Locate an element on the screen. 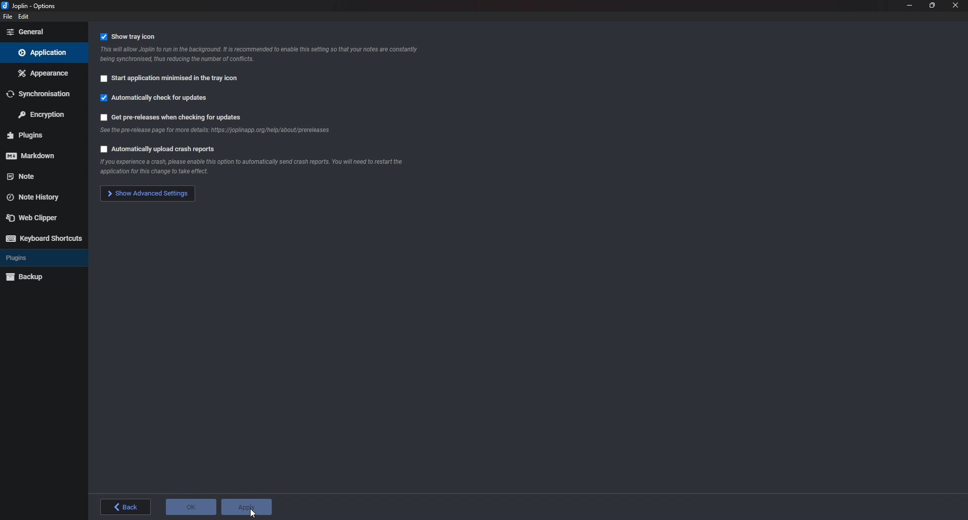  resize is located at coordinates (933, 6).